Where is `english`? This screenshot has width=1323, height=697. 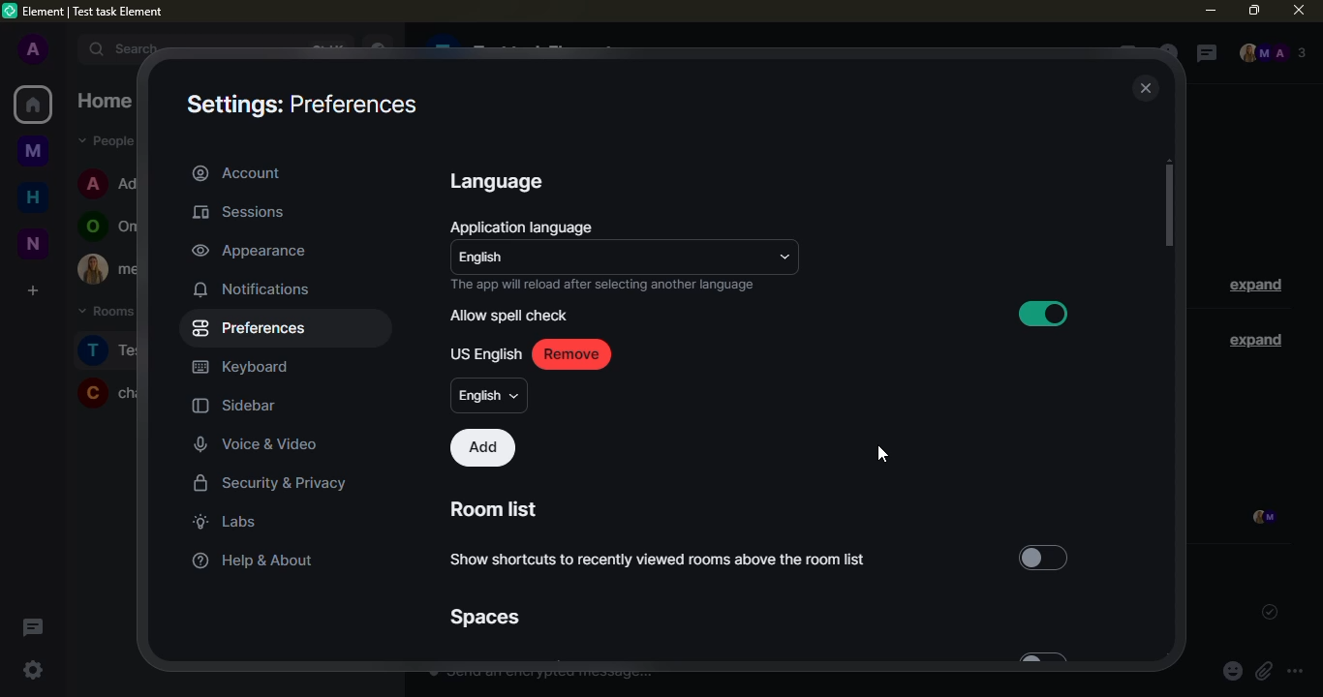 english is located at coordinates (491, 396).